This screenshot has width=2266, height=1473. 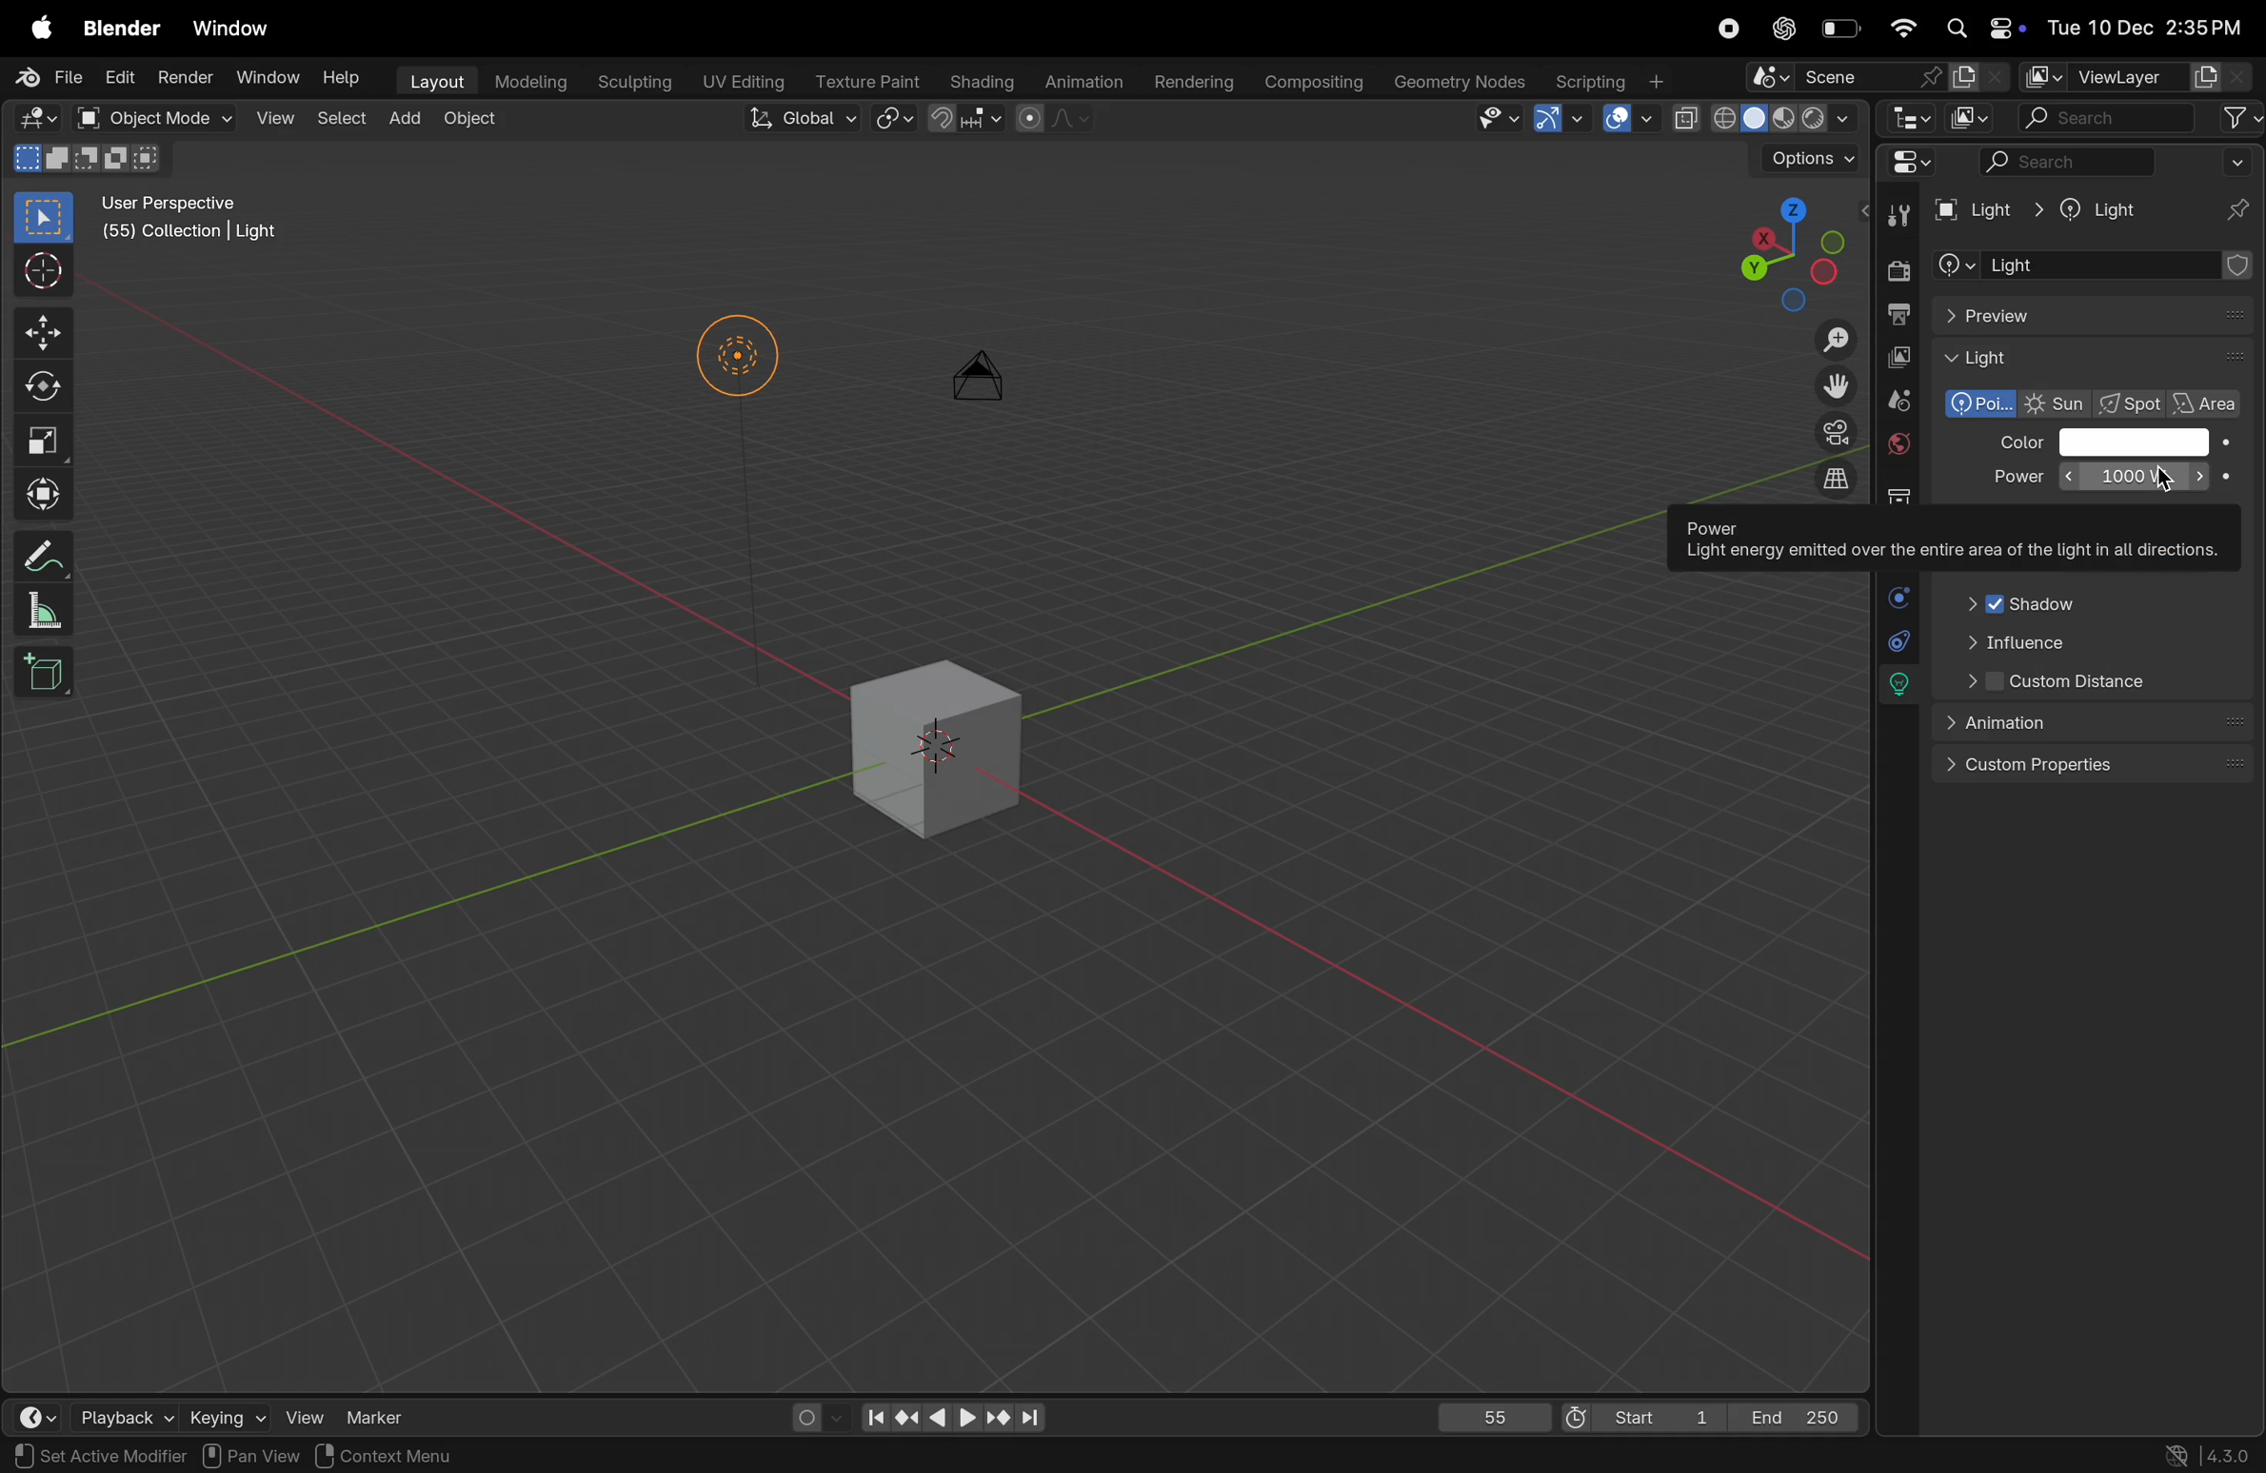 What do you see at coordinates (43, 391) in the screenshot?
I see `rotate` at bounding box center [43, 391].